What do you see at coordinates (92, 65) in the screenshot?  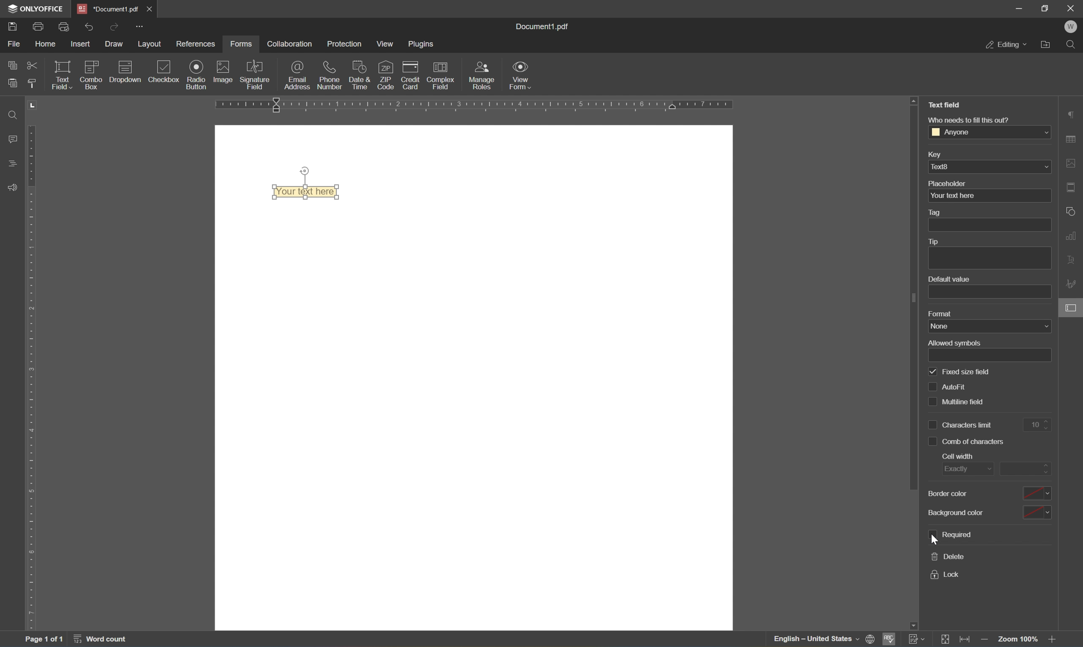 I see `icon` at bounding box center [92, 65].